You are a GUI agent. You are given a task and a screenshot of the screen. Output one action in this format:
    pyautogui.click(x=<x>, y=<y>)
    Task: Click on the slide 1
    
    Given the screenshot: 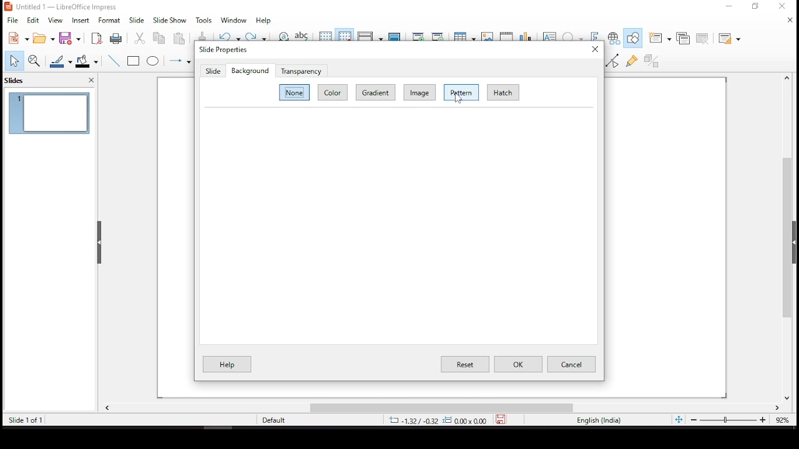 What is the action you would take?
    pyautogui.click(x=49, y=113)
    